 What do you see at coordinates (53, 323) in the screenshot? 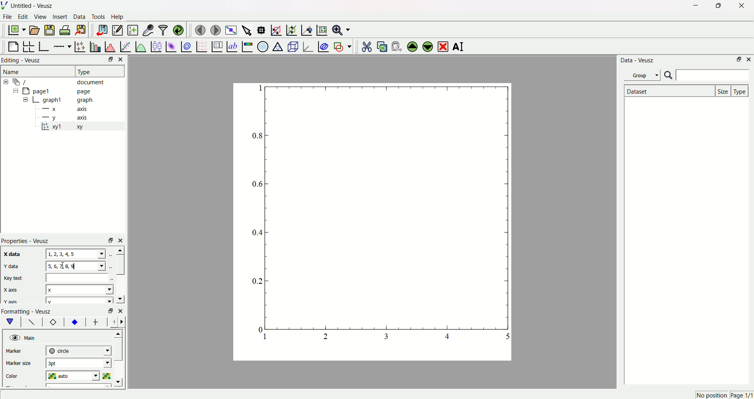
I see `border` at bounding box center [53, 323].